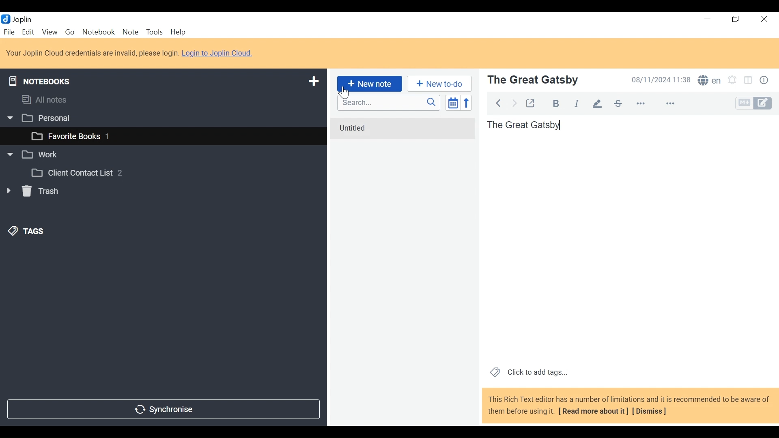 The image size is (779, 438). Describe the element at coordinates (45, 100) in the screenshot. I see `All notes` at that location.